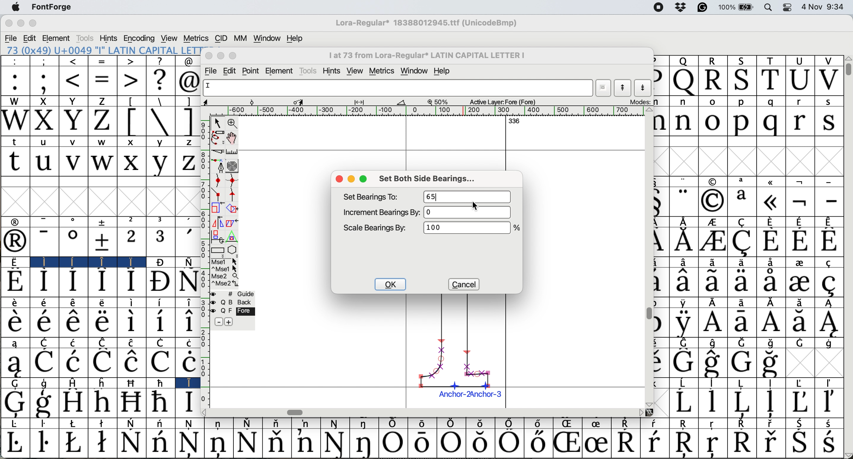 This screenshot has width=853, height=459. What do you see at coordinates (393, 424) in the screenshot?
I see `Symbol` at bounding box center [393, 424].